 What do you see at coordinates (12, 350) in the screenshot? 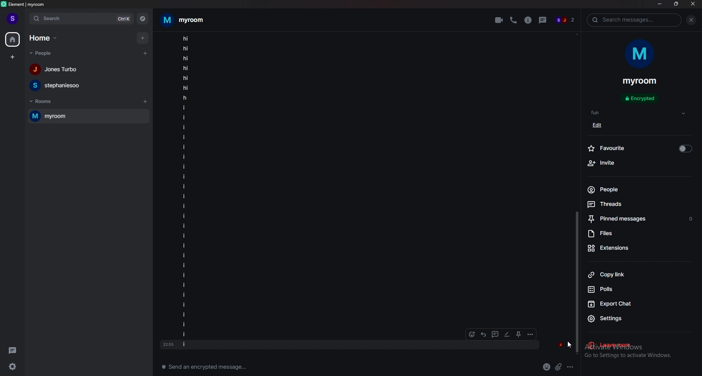
I see `threads` at bounding box center [12, 350].